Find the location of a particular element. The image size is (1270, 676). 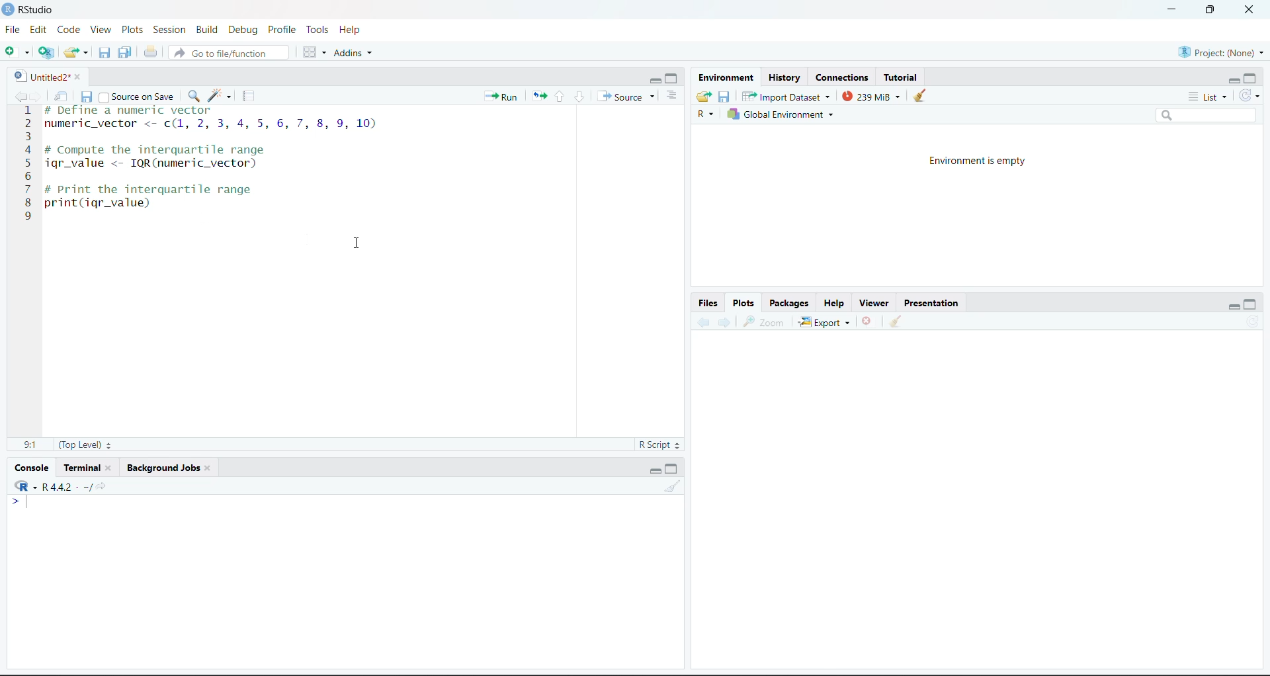

Save workspace as is located at coordinates (725, 98).